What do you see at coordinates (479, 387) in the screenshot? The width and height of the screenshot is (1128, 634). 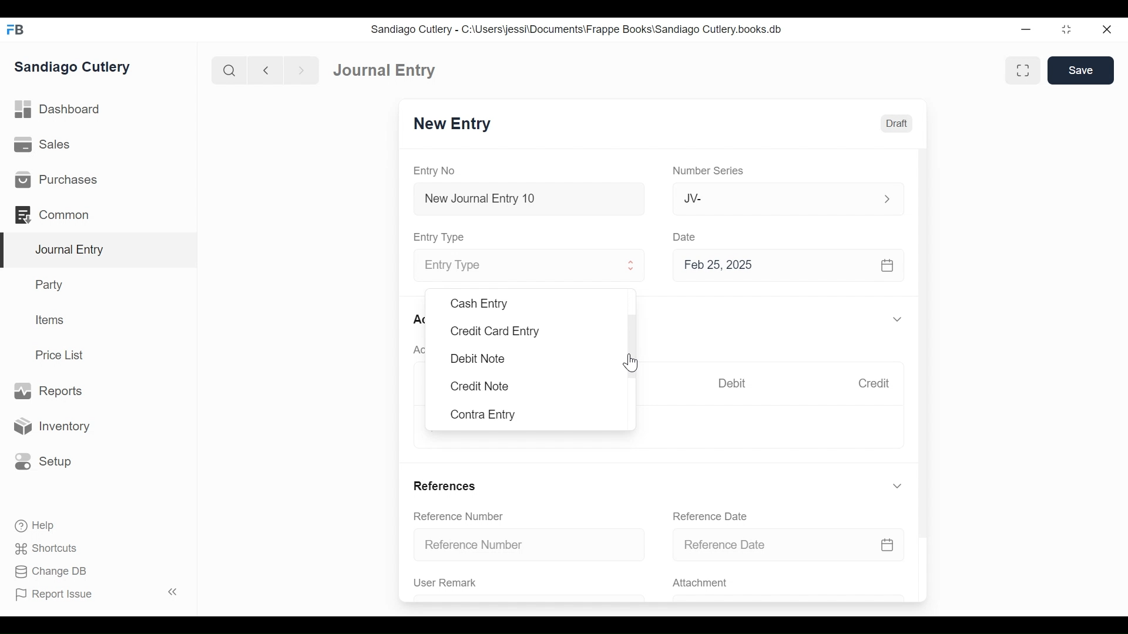 I see `Credit Note` at bounding box center [479, 387].